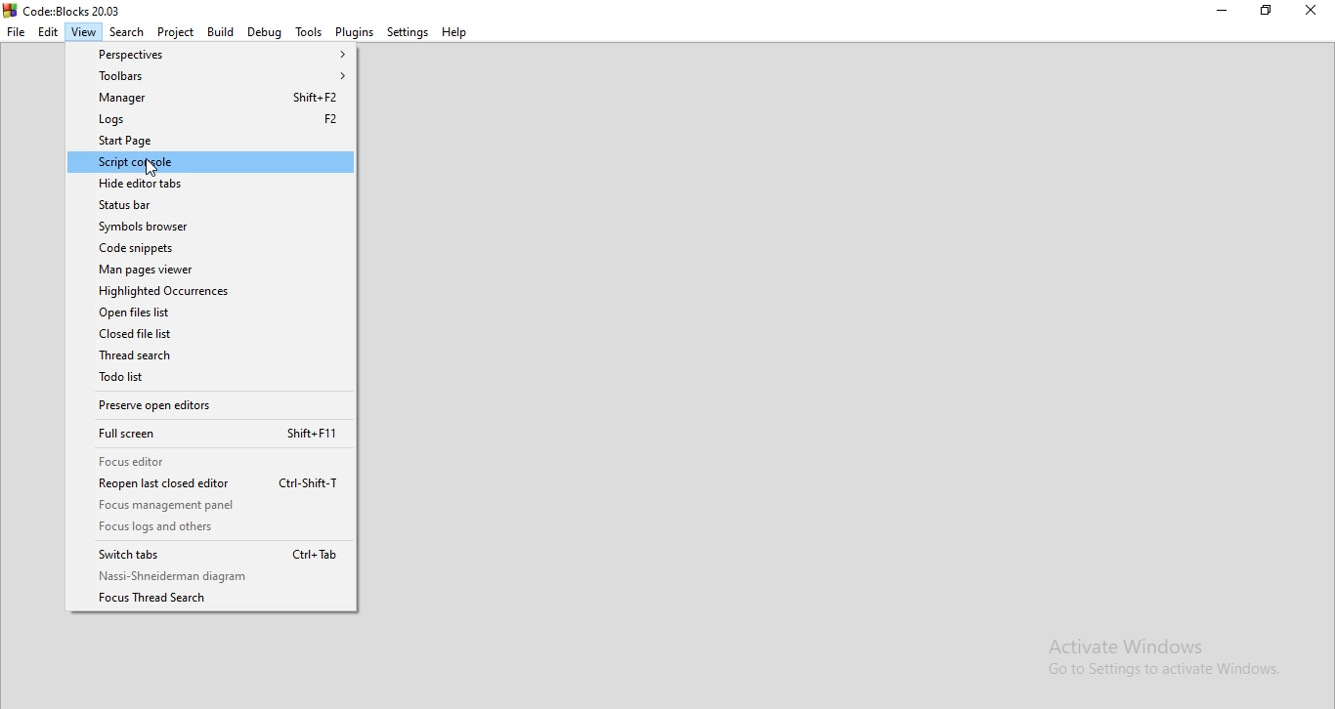 This screenshot has width=1335, height=709. What do you see at coordinates (210, 184) in the screenshot?
I see `Hide editor tabs` at bounding box center [210, 184].